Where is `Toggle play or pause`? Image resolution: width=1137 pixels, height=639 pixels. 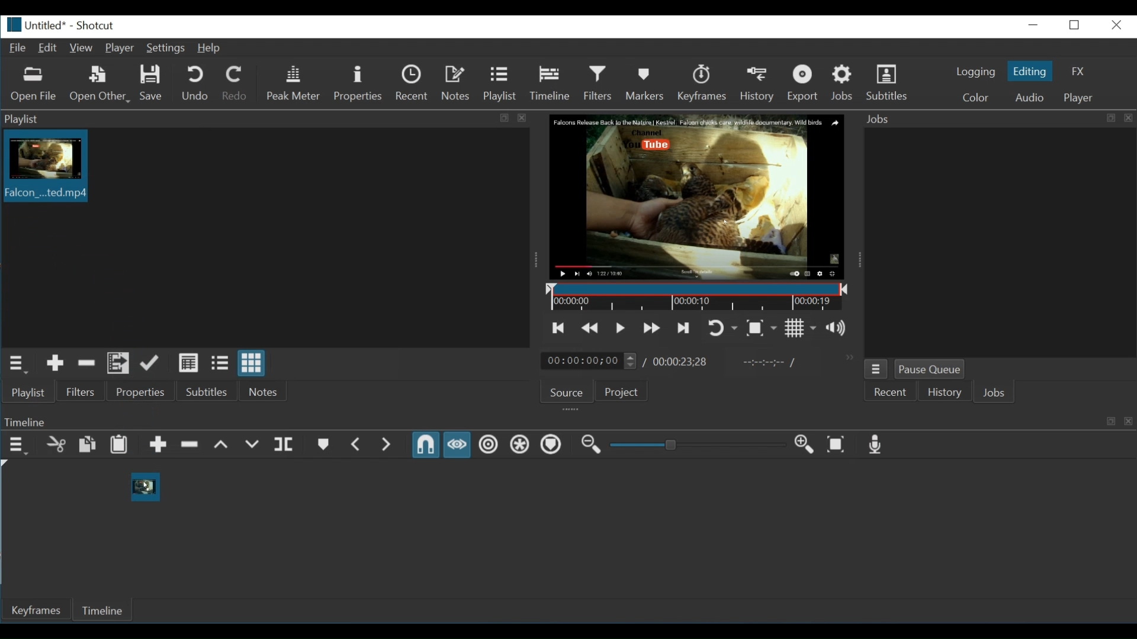 Toggle play or pause is located at coordinates (620, 328).